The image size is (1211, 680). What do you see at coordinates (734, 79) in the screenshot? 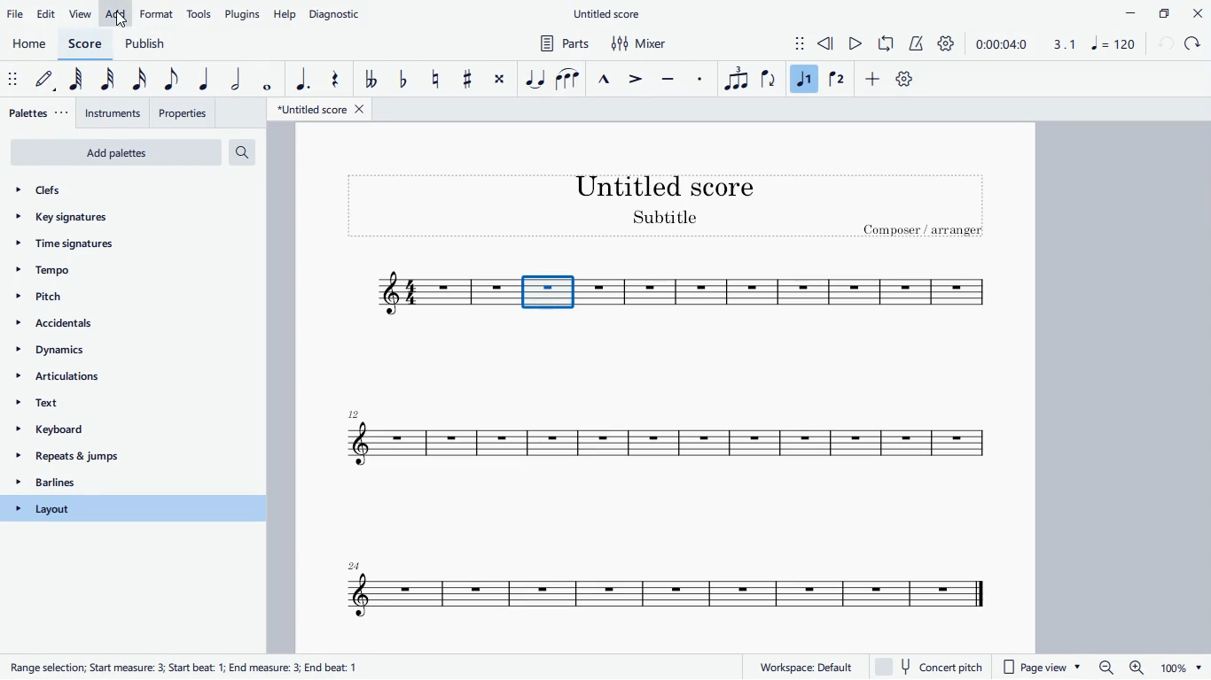
I see `tuplet` at bounding box center [734, 79].